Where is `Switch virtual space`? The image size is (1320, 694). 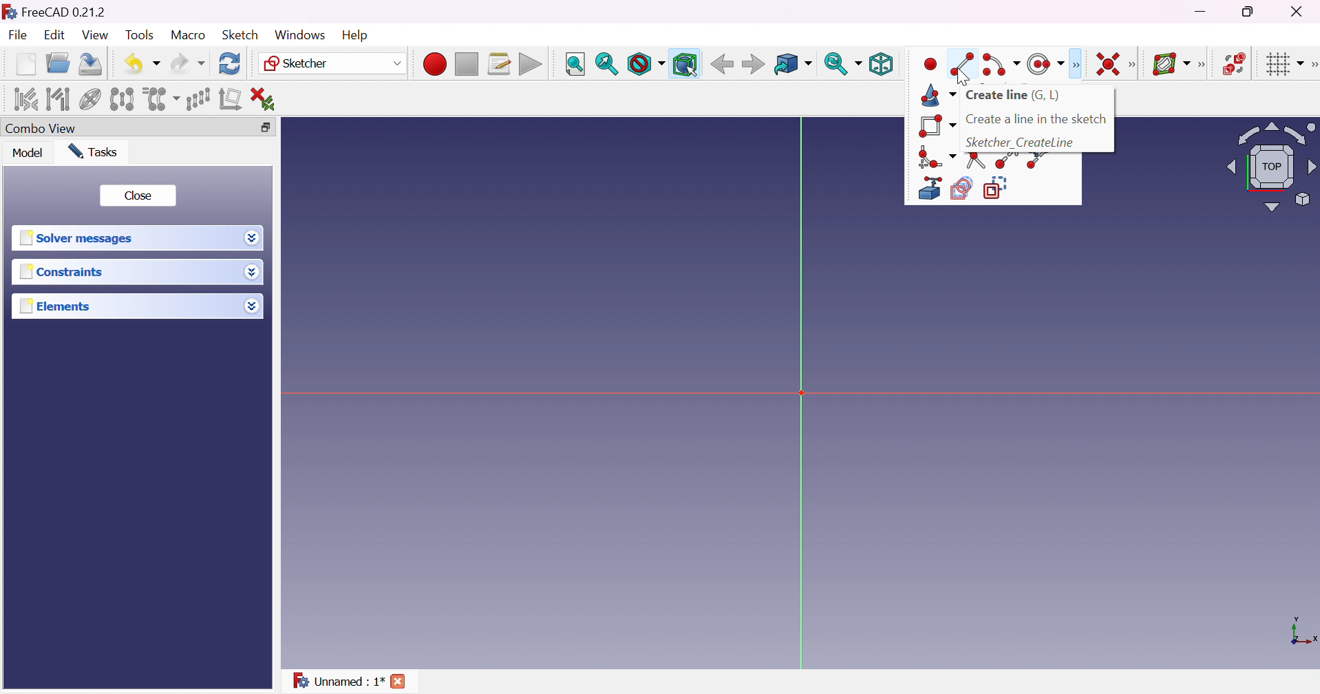 Switch virtual space is located at coordinates (1235, 64).